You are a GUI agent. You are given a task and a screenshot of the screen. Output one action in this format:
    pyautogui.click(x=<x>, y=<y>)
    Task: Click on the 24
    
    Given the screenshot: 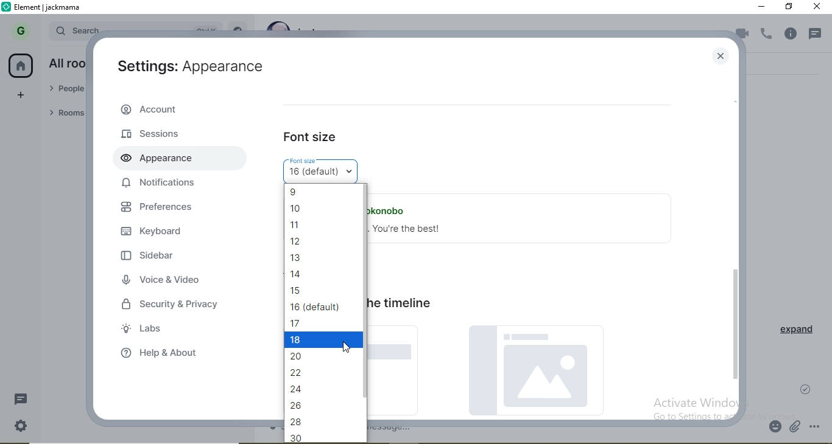 What is the action you would take?
    pyautogui.click(x=317, y=387)
    